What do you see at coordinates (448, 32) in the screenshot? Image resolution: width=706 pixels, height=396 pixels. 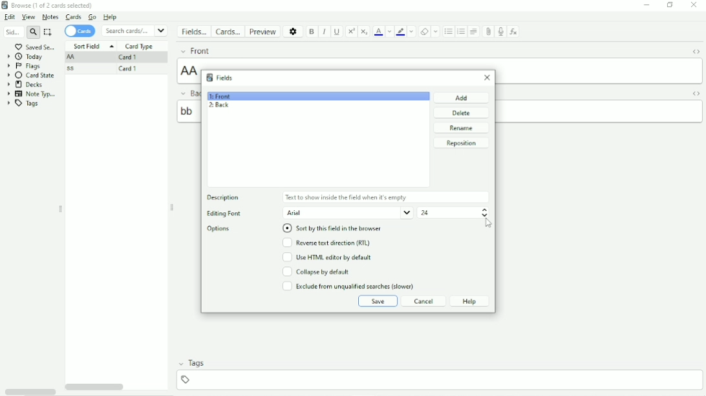 I see `Unordered list` at bounding box center [448, 32].